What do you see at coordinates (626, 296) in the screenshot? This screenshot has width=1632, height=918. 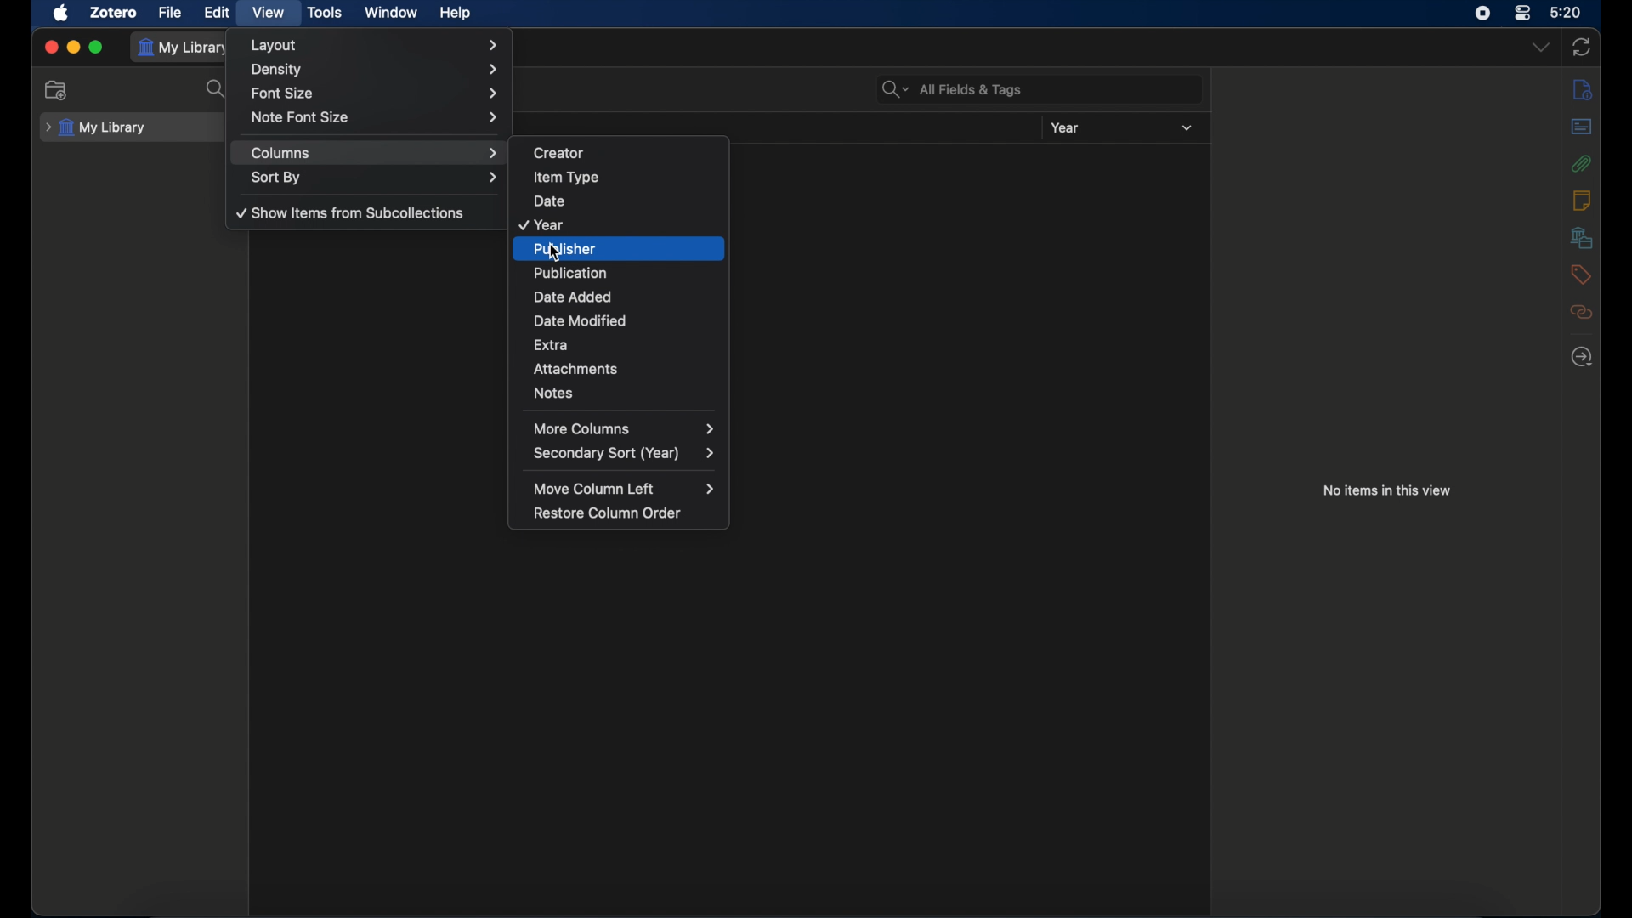 I see `date added` at bounding box center [626, 296].